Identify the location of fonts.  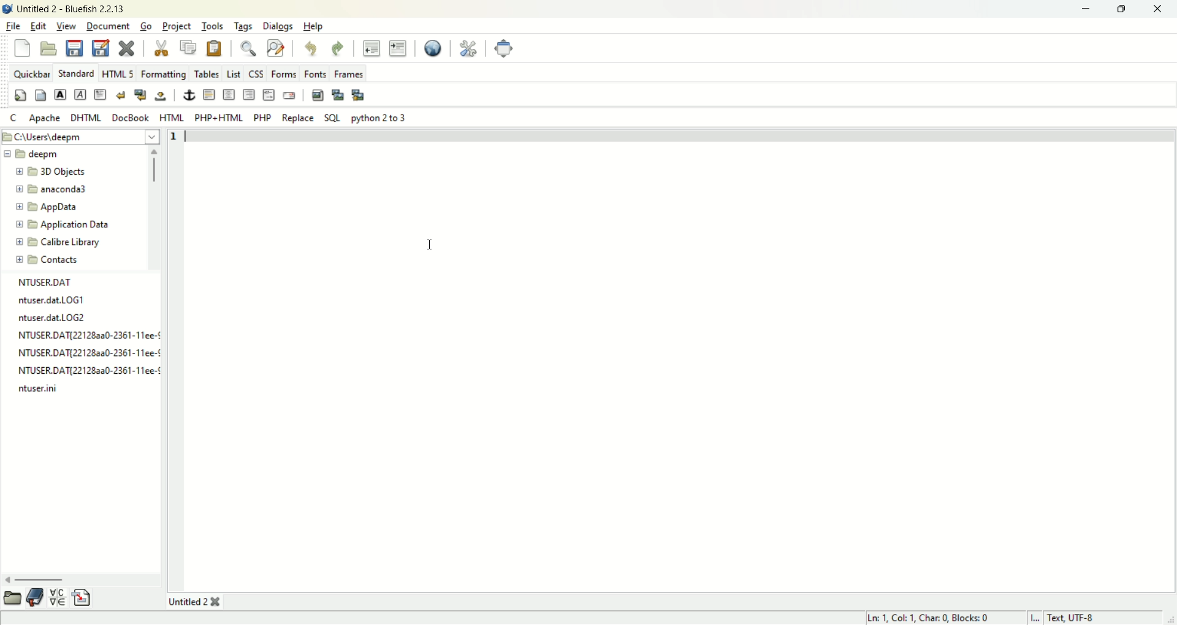
(316, 72).